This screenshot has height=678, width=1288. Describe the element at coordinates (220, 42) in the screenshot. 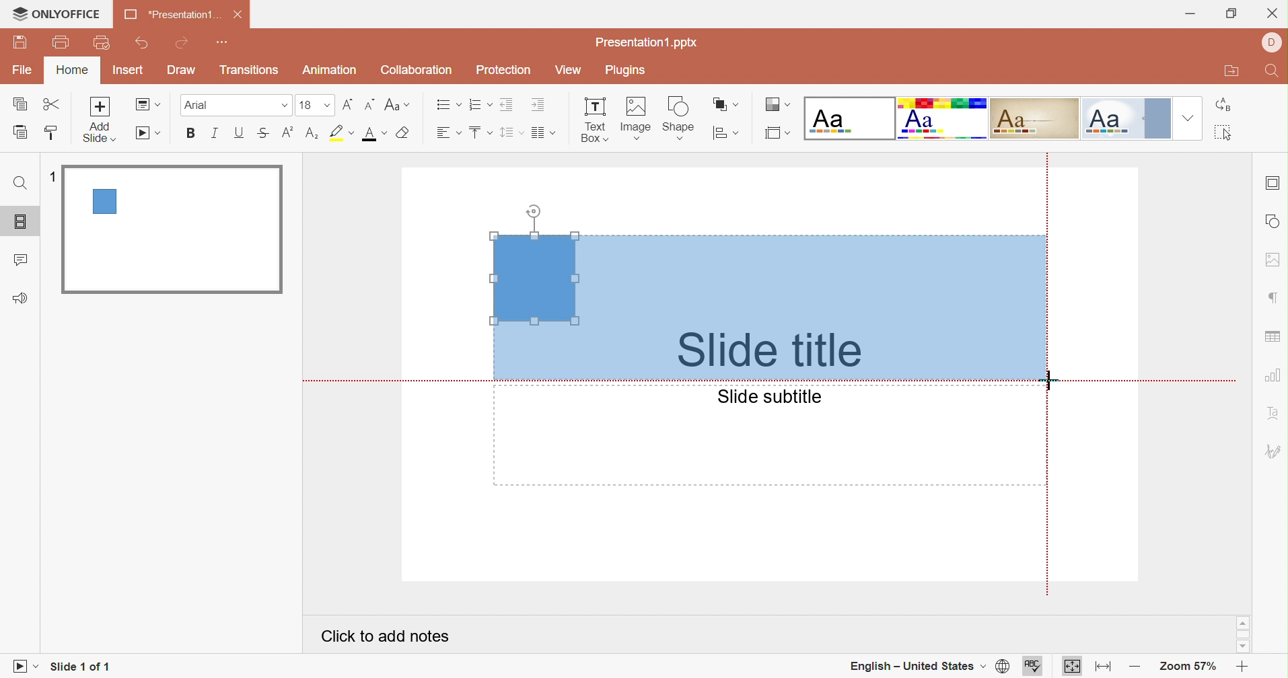

I see `Customize Quick Access Toolbar` at that location.